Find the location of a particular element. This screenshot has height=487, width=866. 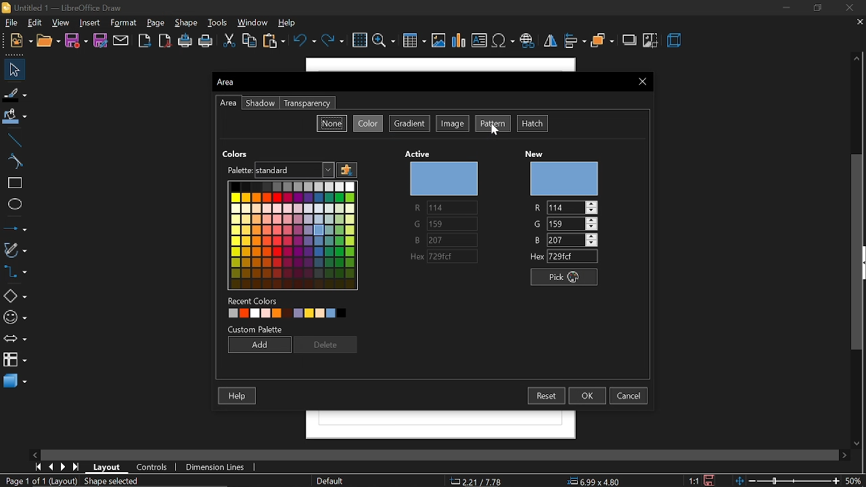

Delete is located at coordinates (327, 345).